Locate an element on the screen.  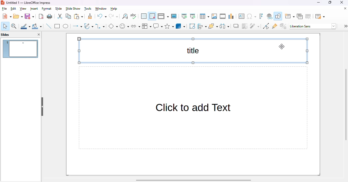
callout shapes is located at coordinates (158, 26).